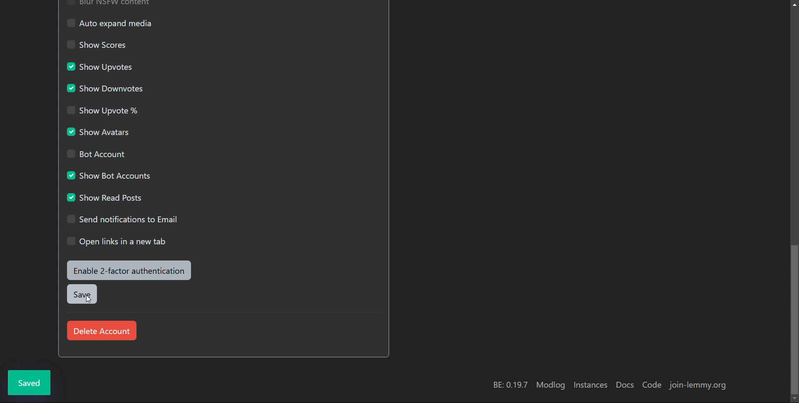  What do you see at coordinates (550, 386) in the screenshot?
I see `modlog` at bounding box center [550, 386].